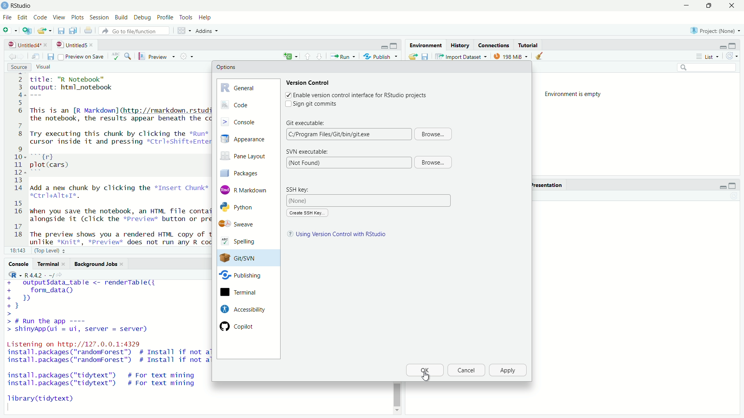 The width and height of the screenshot is (744, 418). I want to click on Import Dataset , so click(462, 56).